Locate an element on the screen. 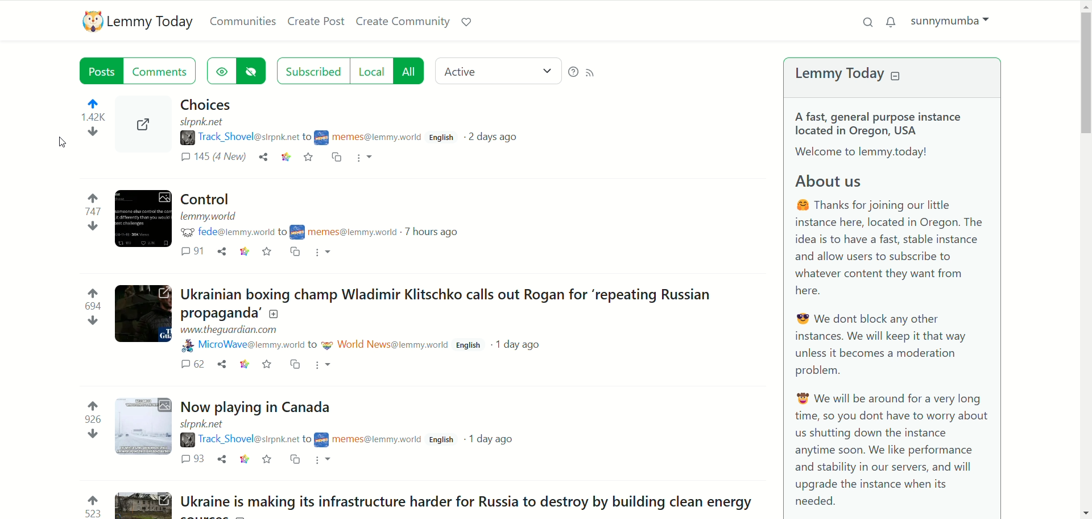 The image size is (1092, 519). 1day ago is located at coordinates (523, 346).